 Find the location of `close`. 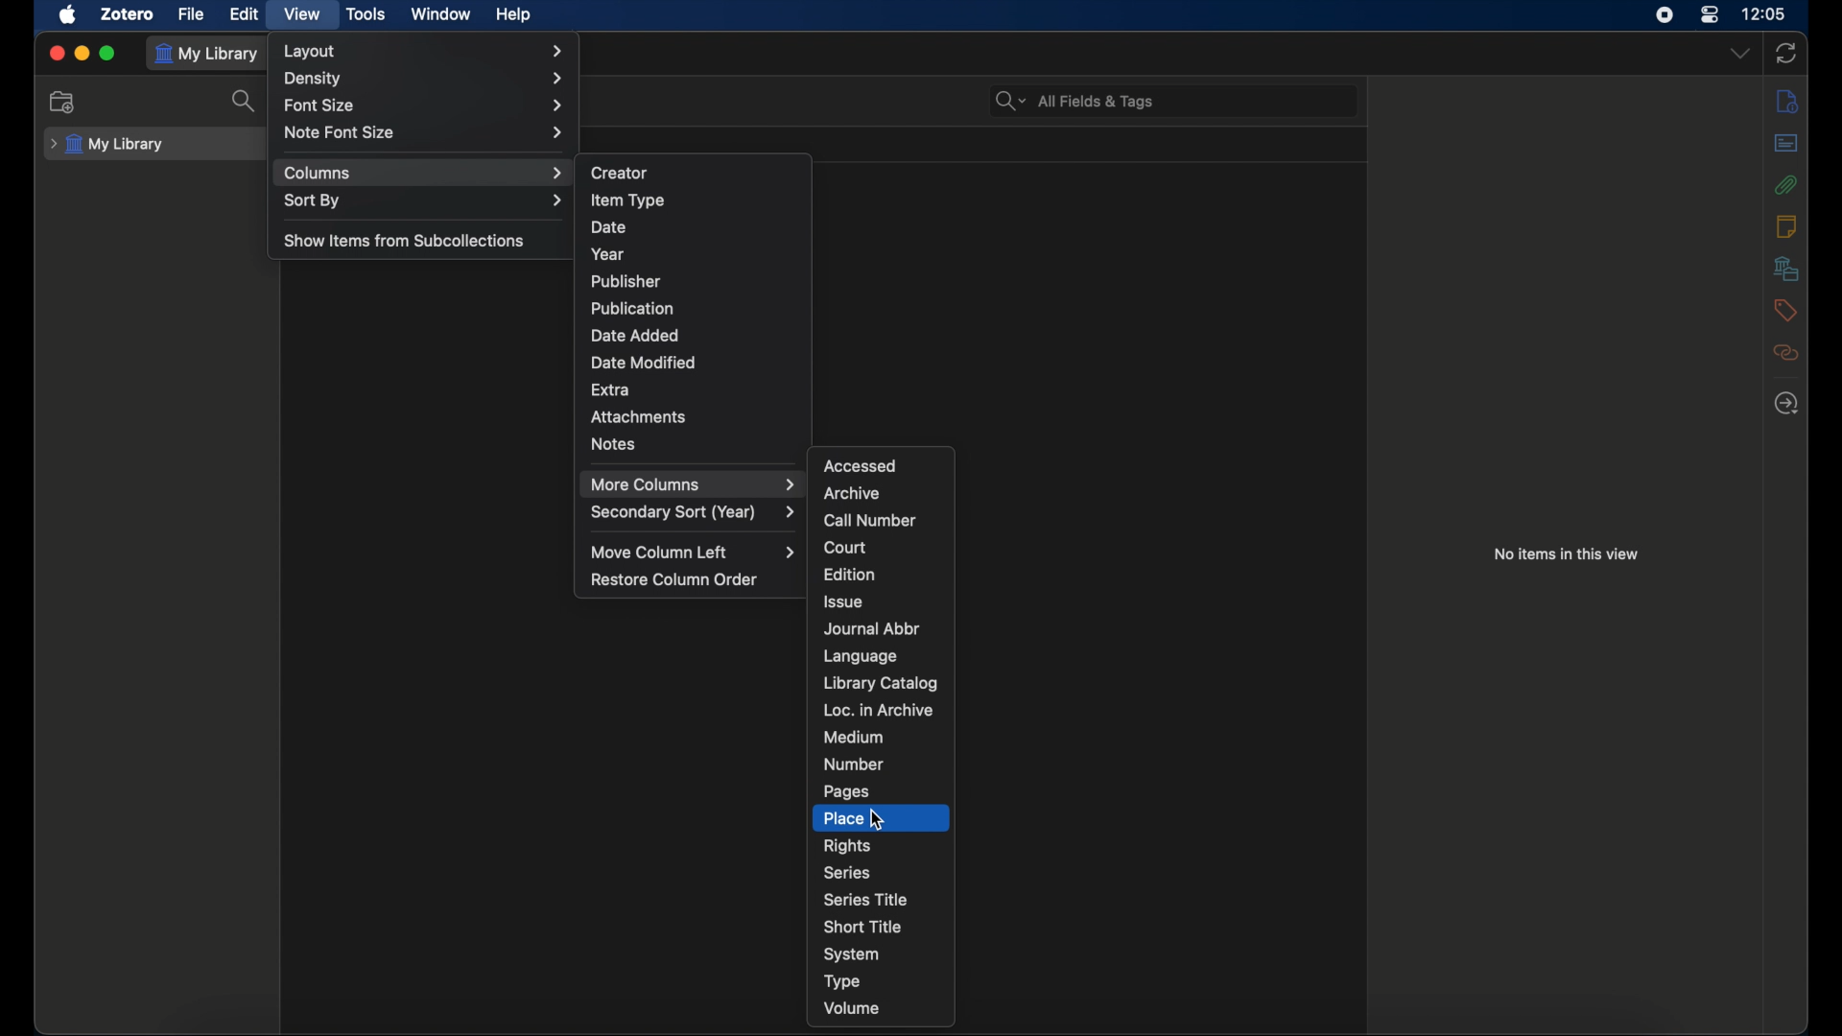

close is located at coordinates (56, 53).